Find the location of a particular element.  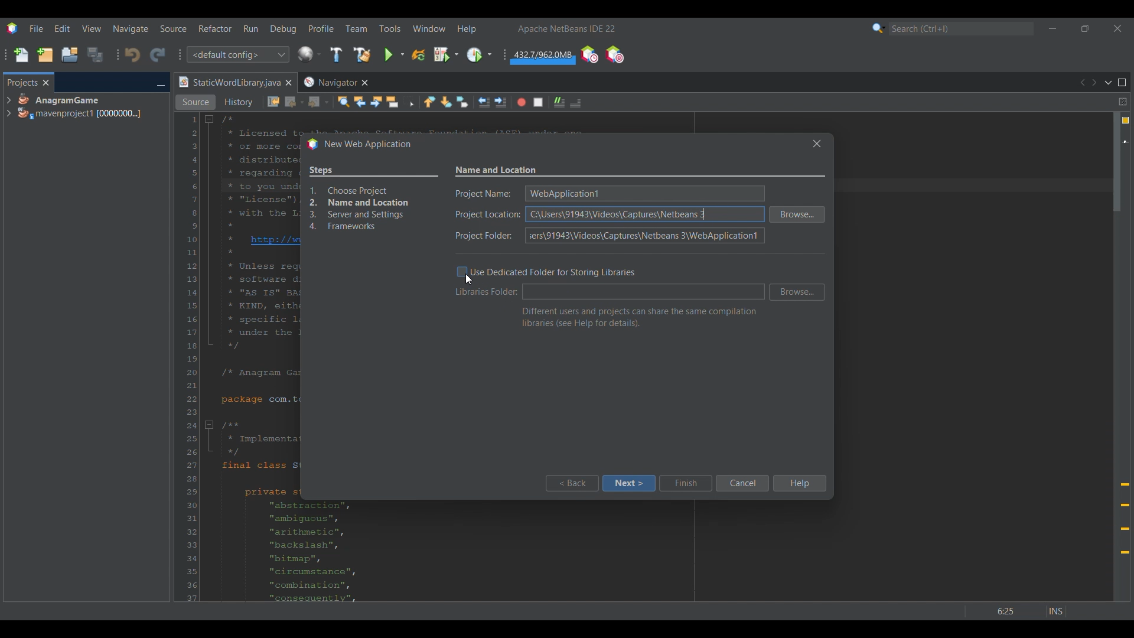

Expand is located at coordinates (8, 107).